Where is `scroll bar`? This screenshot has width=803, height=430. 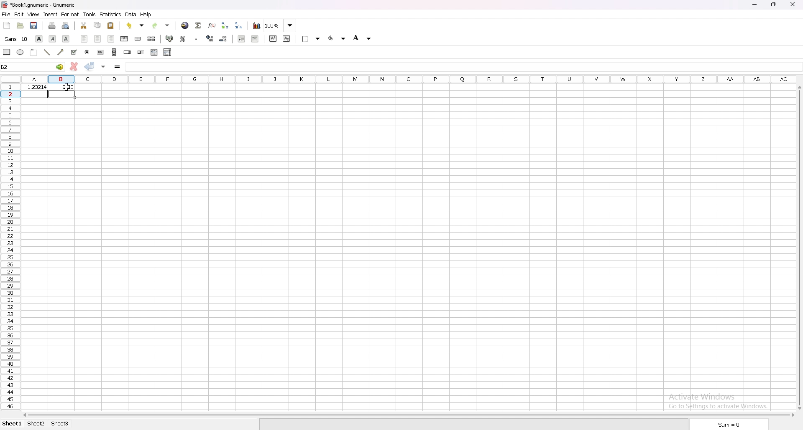 scroll bar is located at coordinates (115, 52).